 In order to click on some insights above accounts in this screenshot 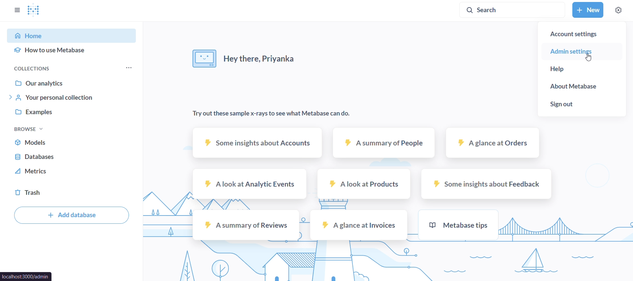, I will do `click(256, 143)`.